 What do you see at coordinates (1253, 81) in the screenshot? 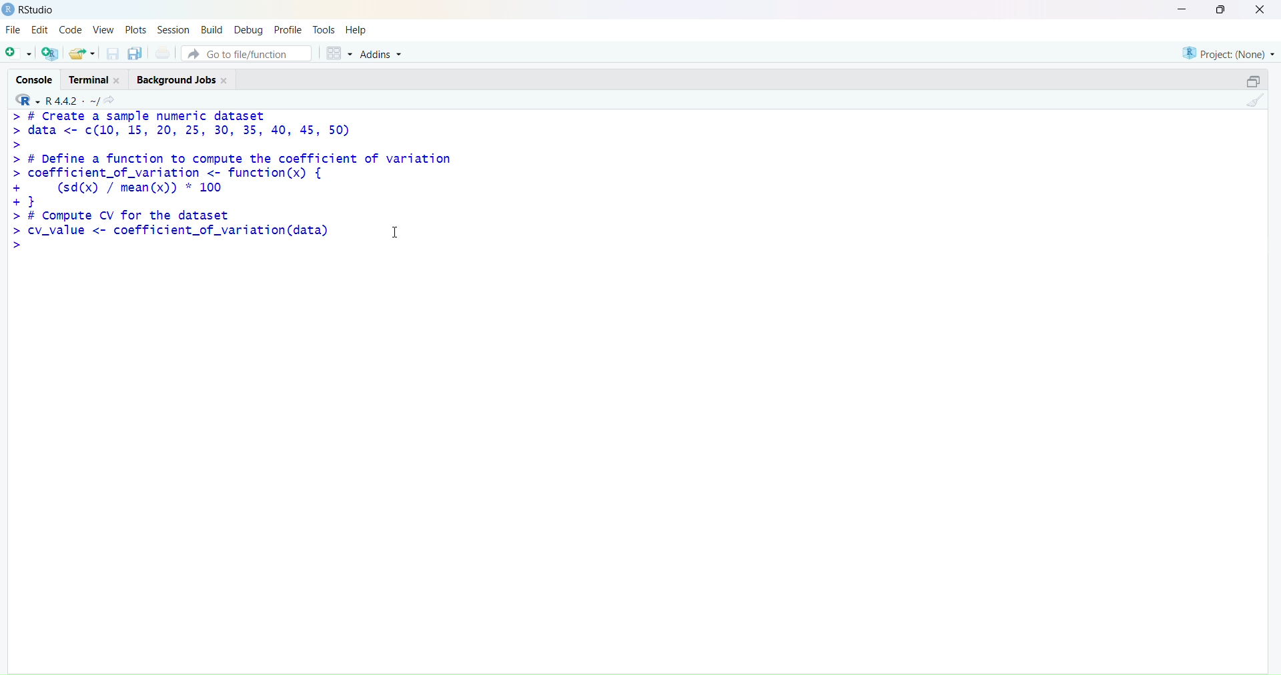
I see `open in separate window ` at bounding box center [1253, 81].